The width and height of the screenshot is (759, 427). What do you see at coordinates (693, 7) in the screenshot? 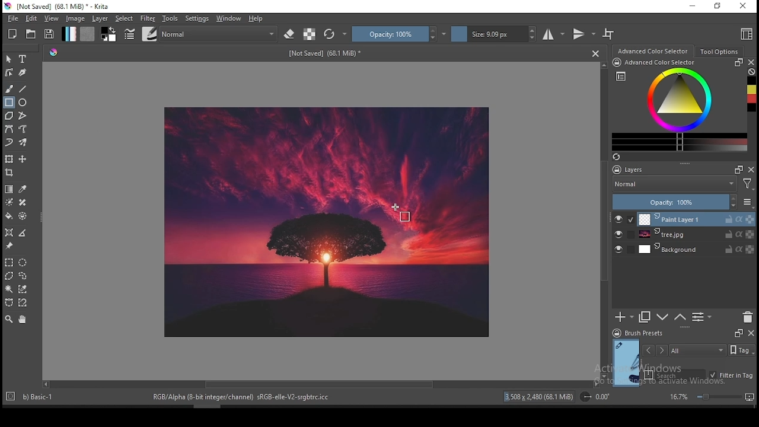
I see `minimize` at bounding box center [693, 7].